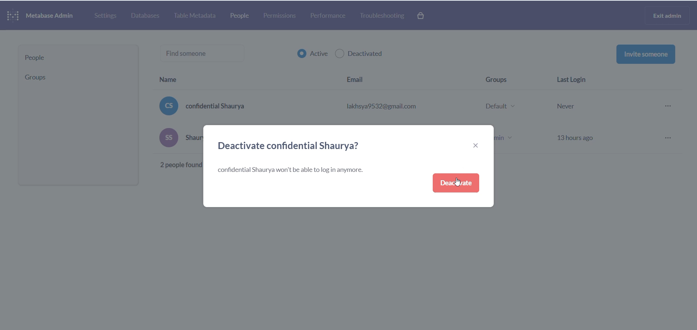 The image size is (697, 330). What do you see at coordinates (567, 107) in the screenshot?
I see `Never` at bounding box center [567, 107].